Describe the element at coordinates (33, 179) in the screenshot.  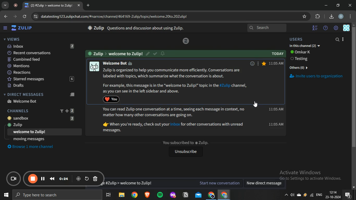
I see `pause recording` at that location.